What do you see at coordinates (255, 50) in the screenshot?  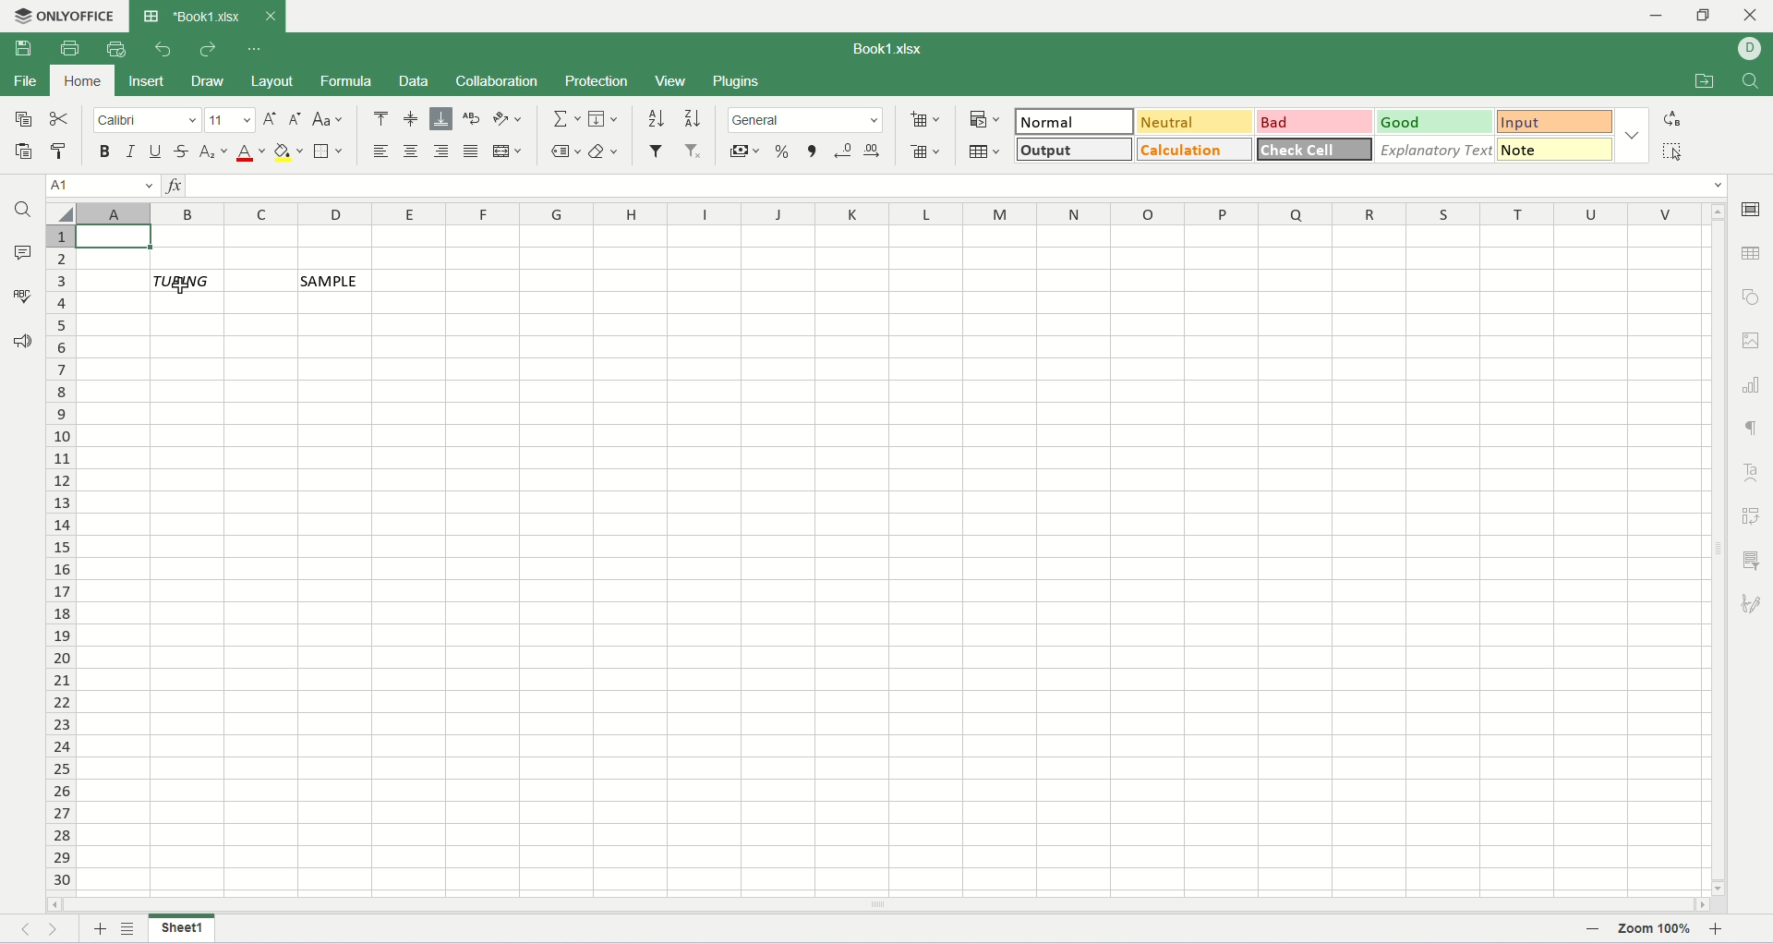 I see `quick settings` at bounding box center [255, 50].